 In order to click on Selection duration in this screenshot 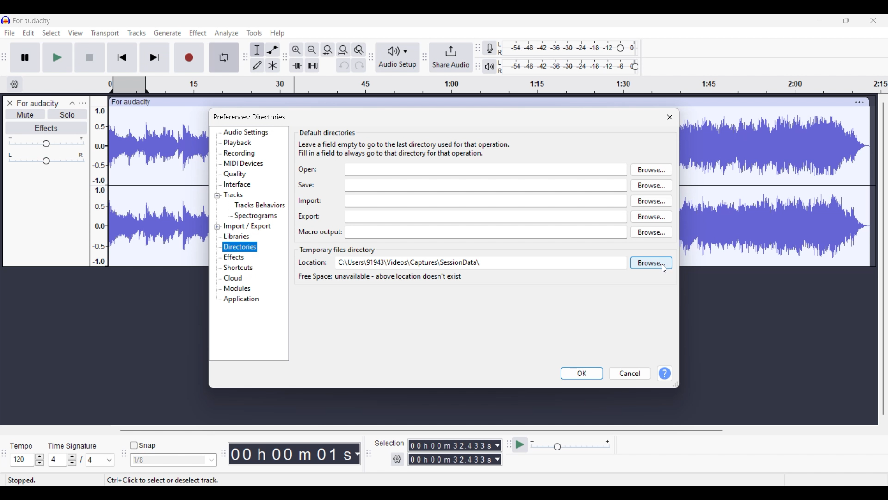, I will do `click(451, 452)`.